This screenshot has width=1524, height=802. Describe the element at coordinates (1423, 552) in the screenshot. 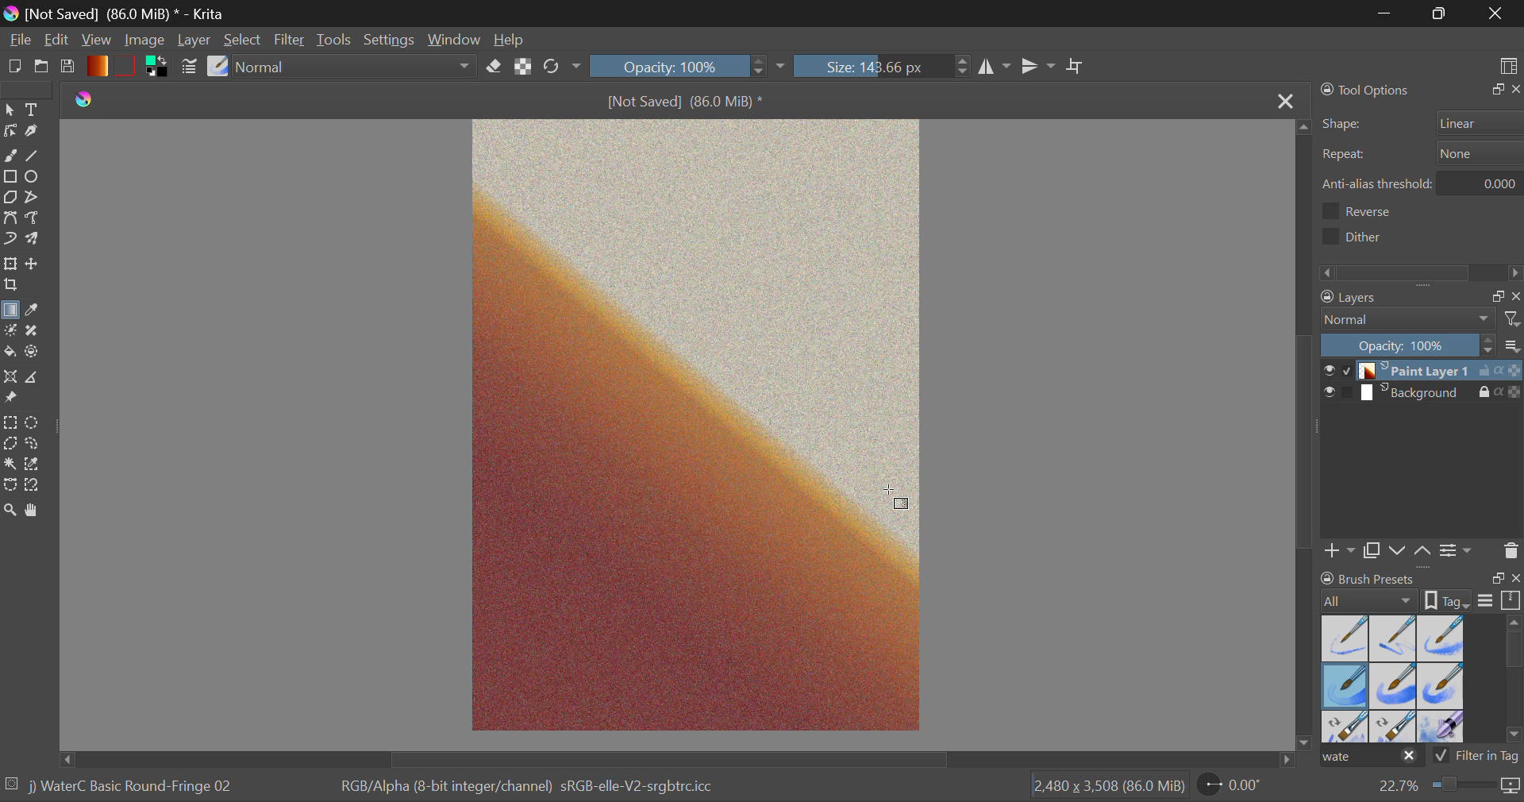

I see `move up` at that location.